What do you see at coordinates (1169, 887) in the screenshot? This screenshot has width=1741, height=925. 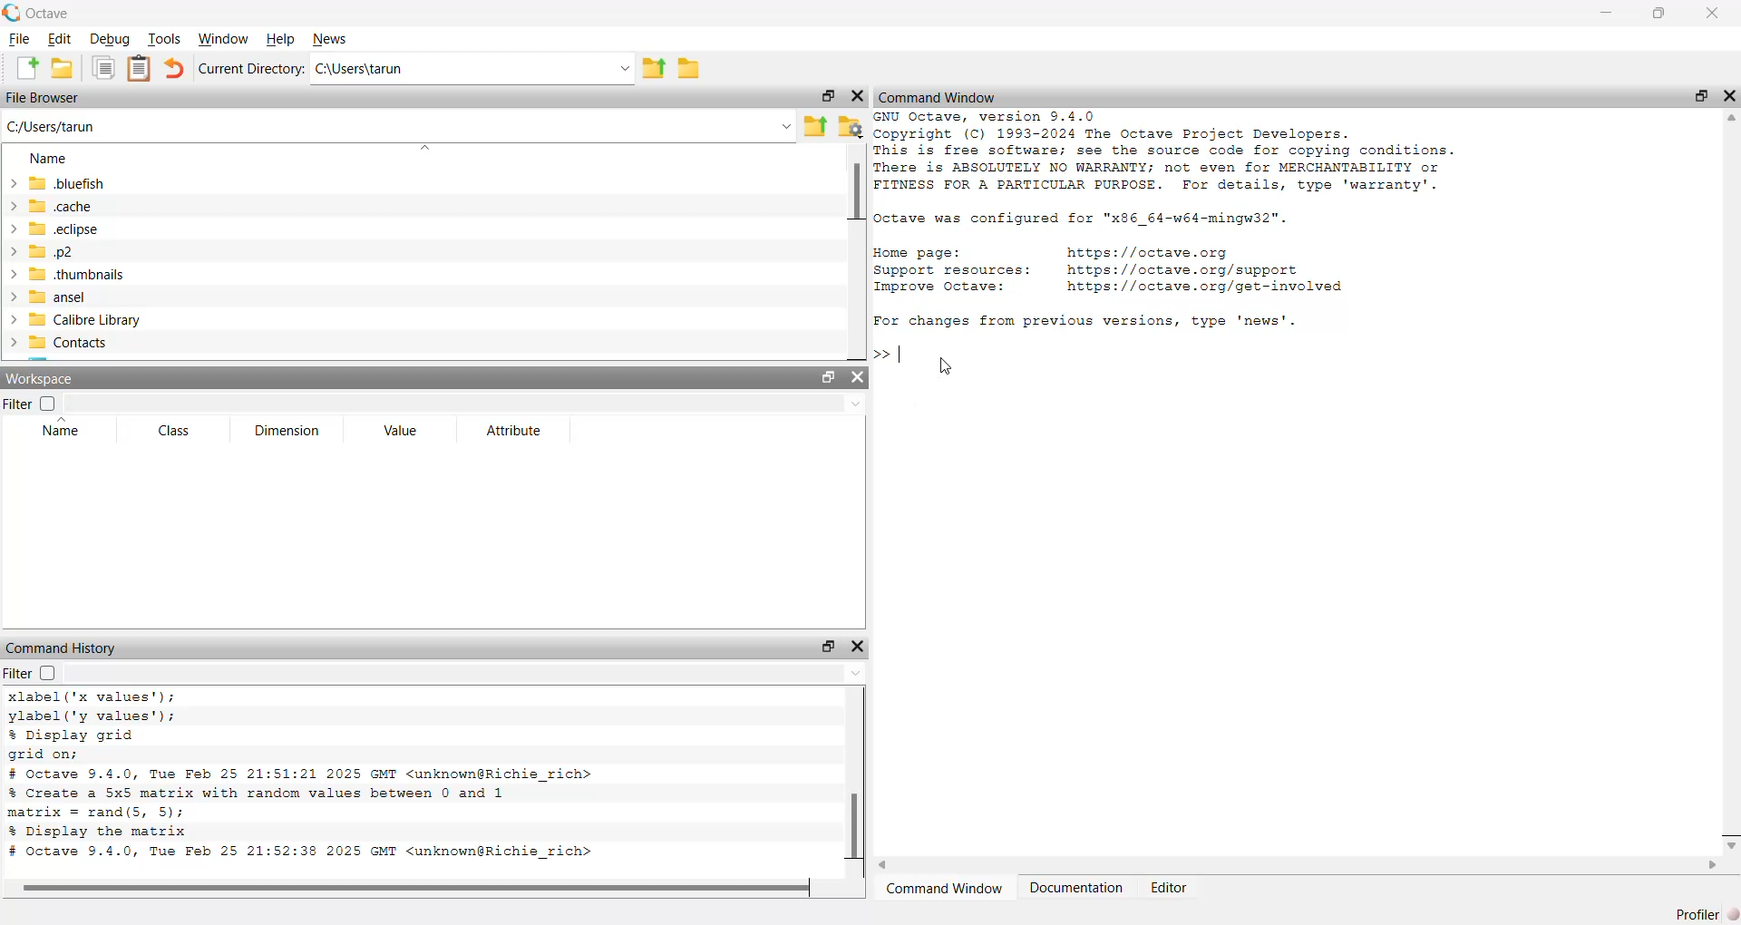 I see `Editor` at bounding box center [1169, 887].